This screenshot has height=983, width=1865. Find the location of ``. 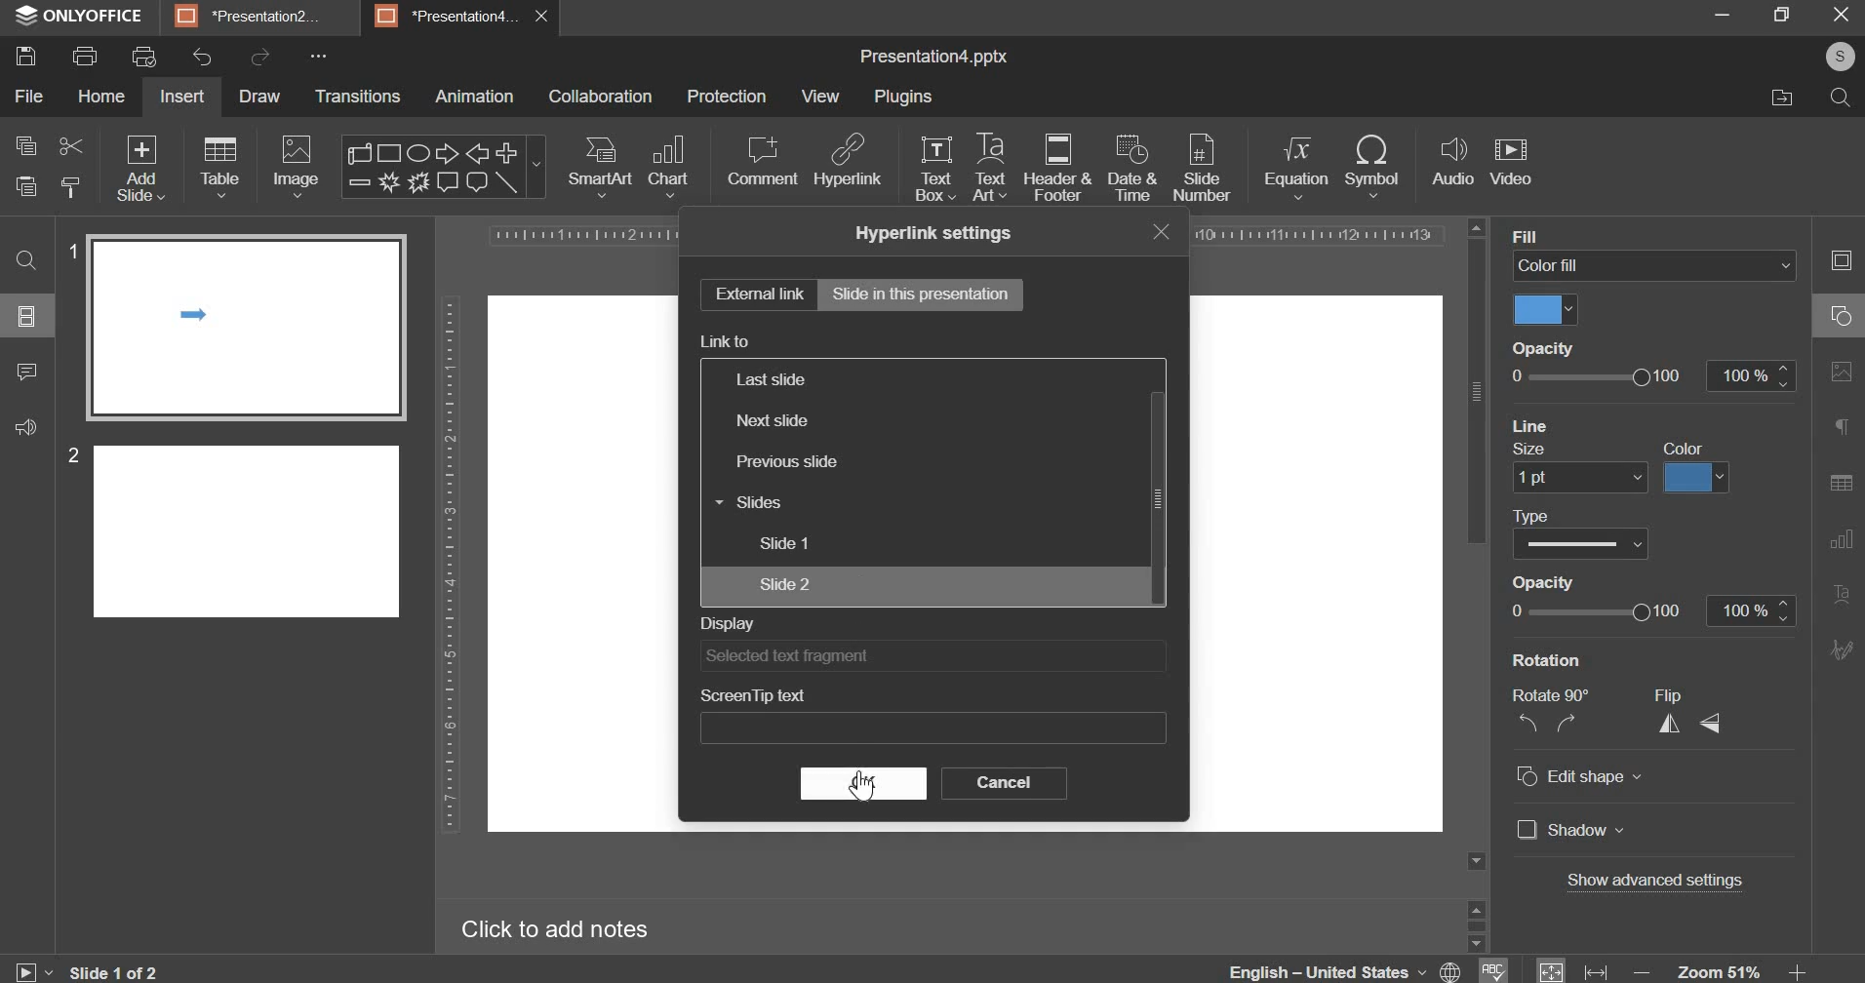

 is located at coordinates (1706, 477).